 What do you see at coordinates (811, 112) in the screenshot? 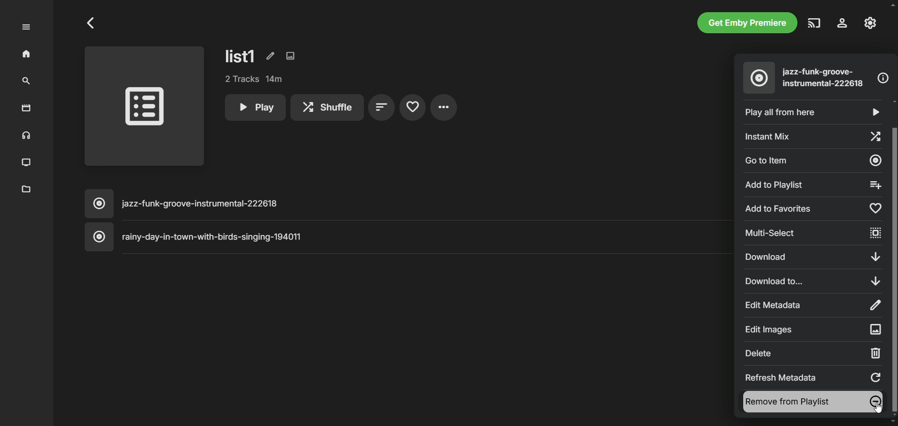
I see `play all from here` at bounding box center [811, 112].